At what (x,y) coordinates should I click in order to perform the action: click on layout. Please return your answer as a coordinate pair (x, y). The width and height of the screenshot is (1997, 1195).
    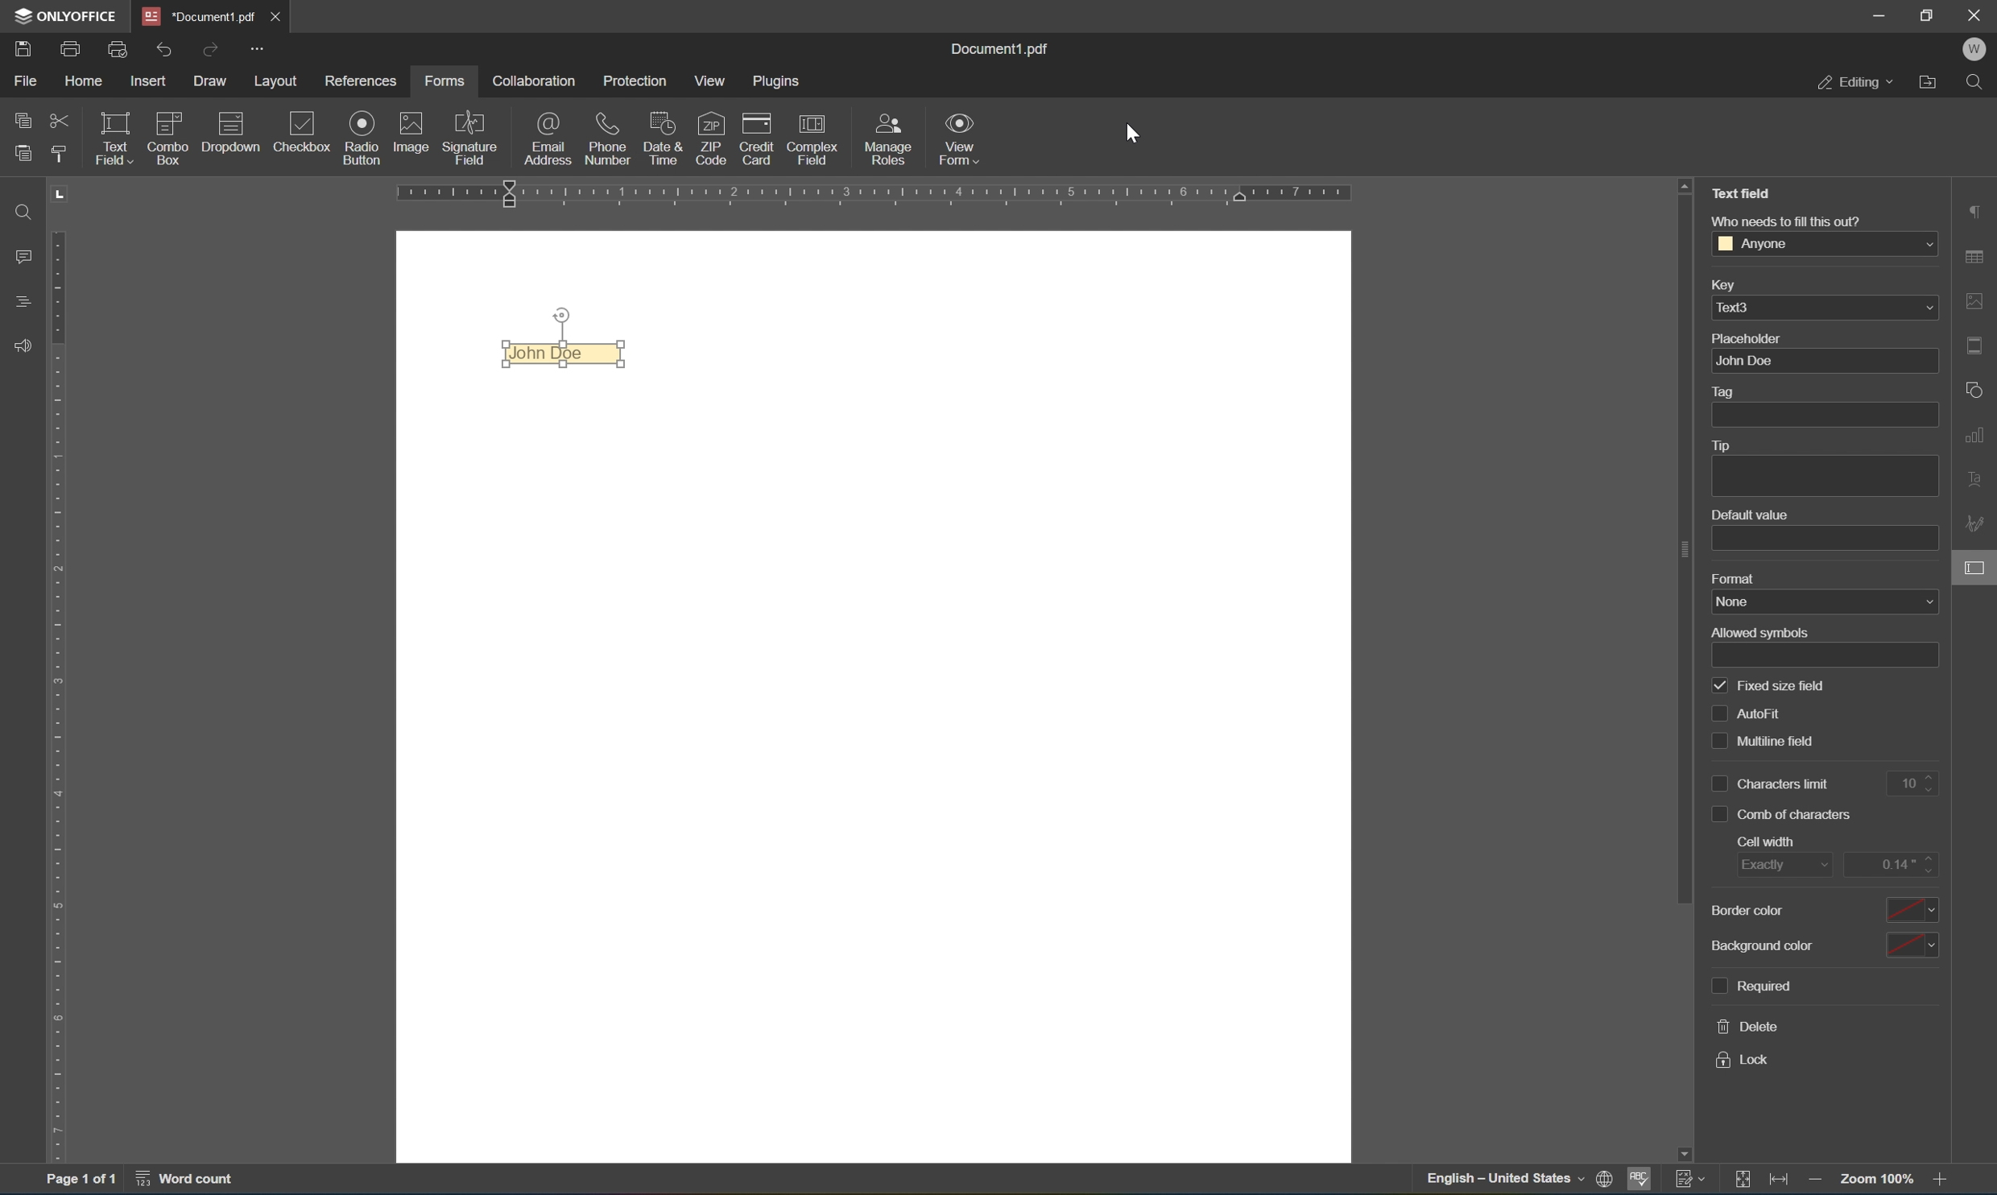
    Looking at the image, I should click on (277, 81).